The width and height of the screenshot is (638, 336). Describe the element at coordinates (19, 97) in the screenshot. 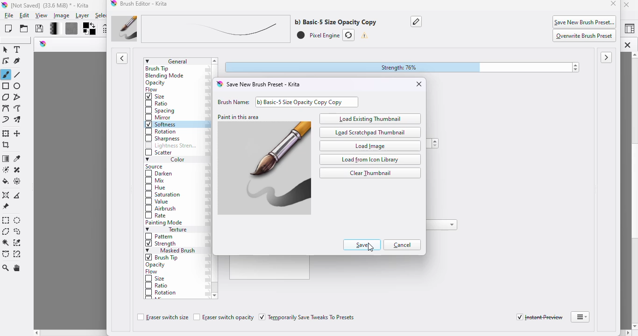

I see `polyline tool` at that location.